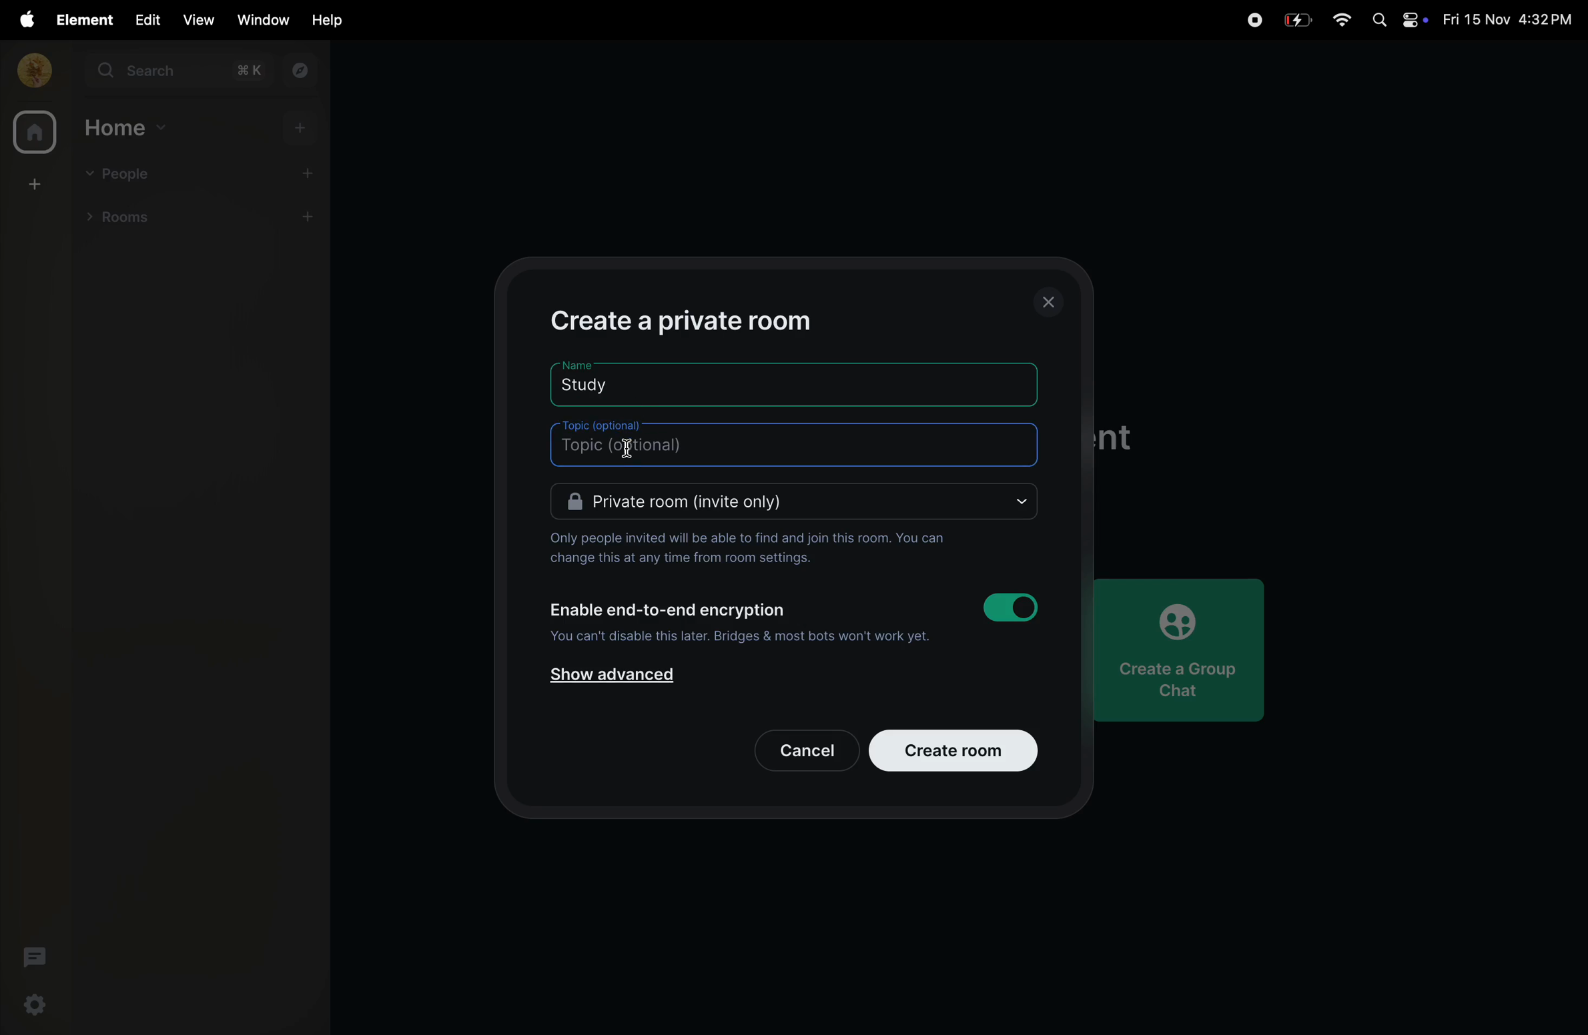 The image size is (1588, 1035). What do you see at coordinates (312, 219) in the screenshot?
I see `add rooms` at bounding box center [312, 219].